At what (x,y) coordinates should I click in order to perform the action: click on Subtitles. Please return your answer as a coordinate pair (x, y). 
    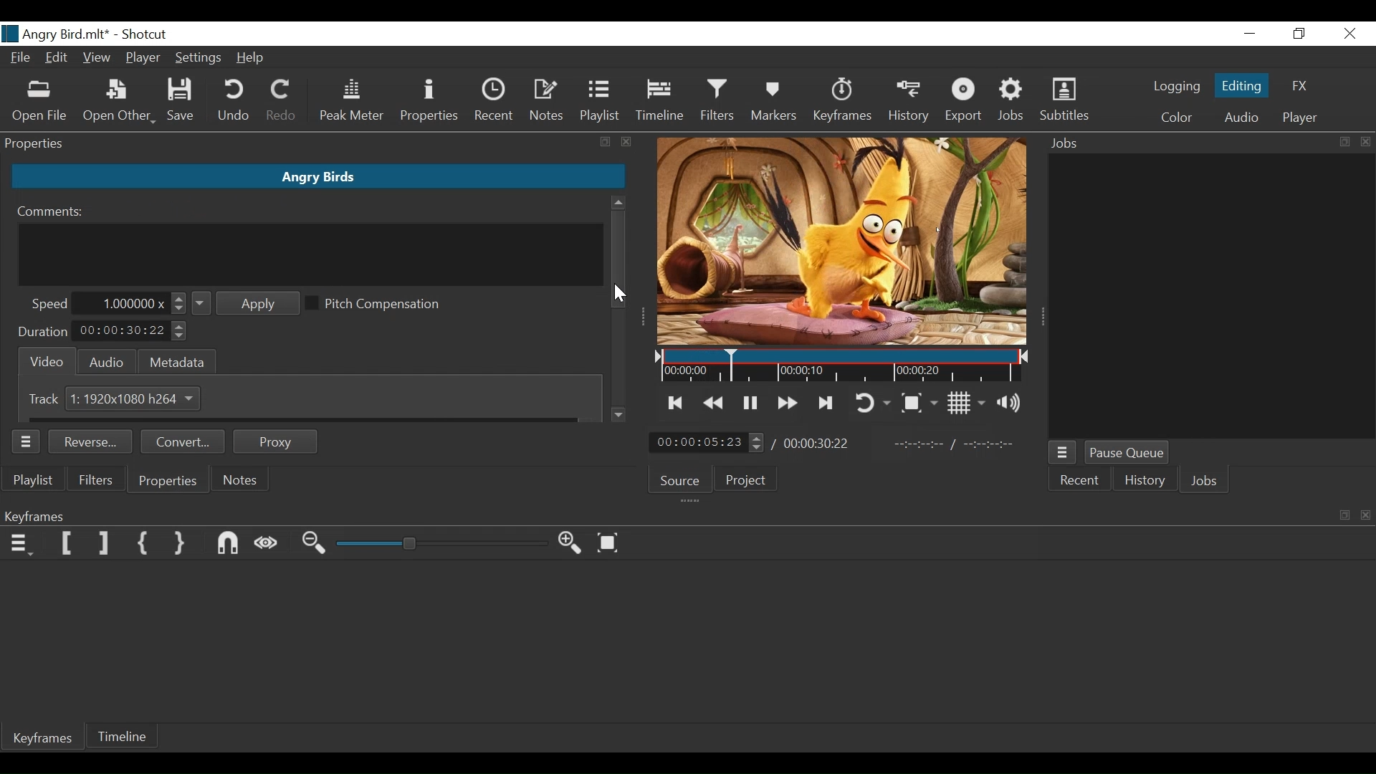
    Looking at the image, I should click on (1065, 102).